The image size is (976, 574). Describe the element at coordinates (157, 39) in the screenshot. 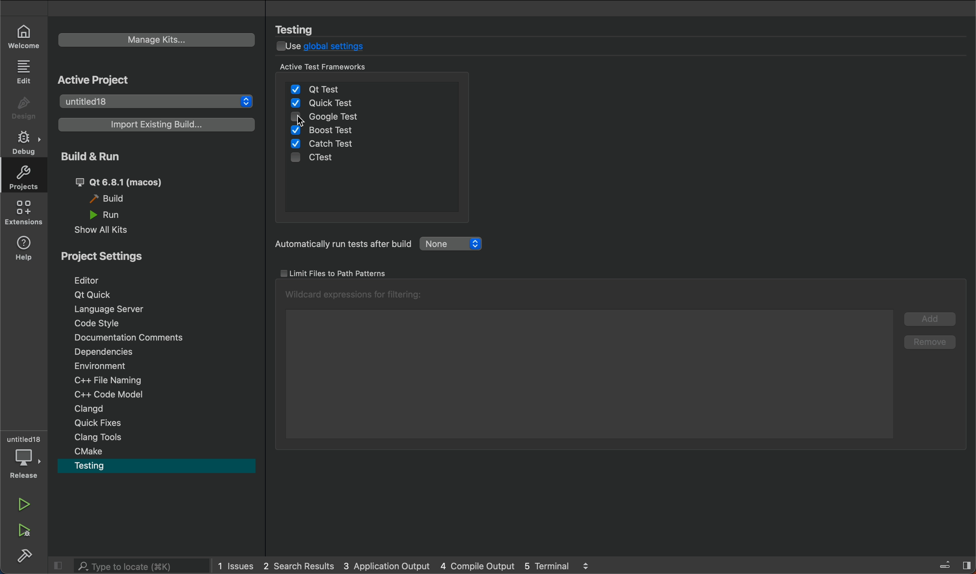

I see `manage kits` at that location.